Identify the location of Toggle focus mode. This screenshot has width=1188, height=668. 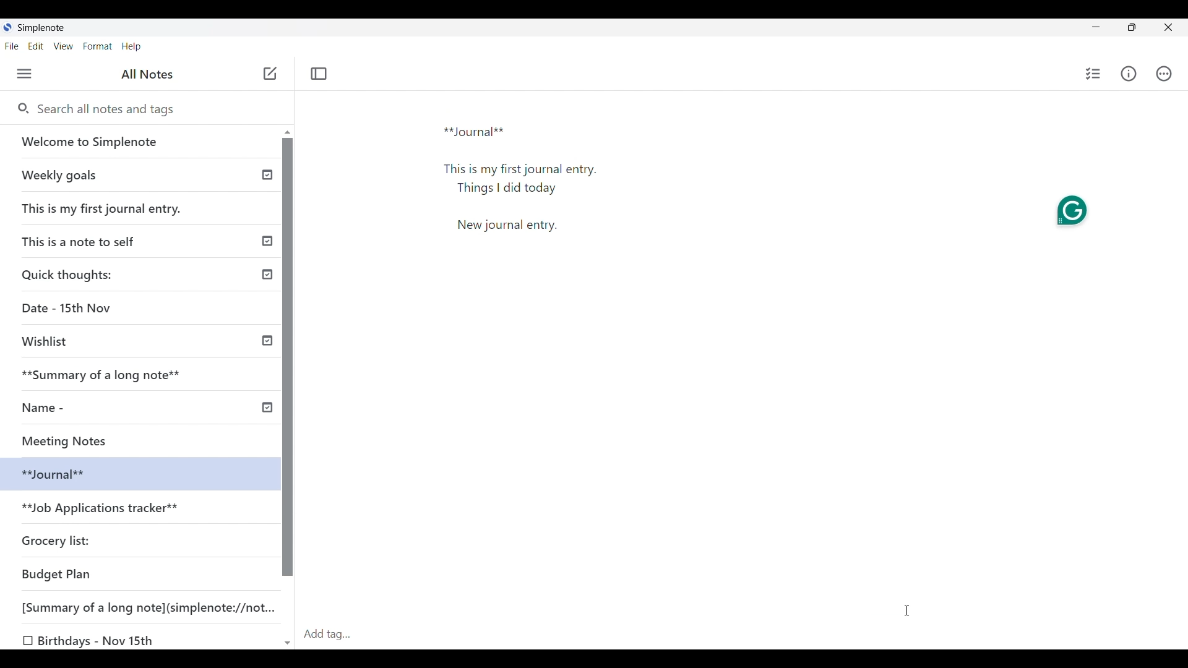
(319, 74).